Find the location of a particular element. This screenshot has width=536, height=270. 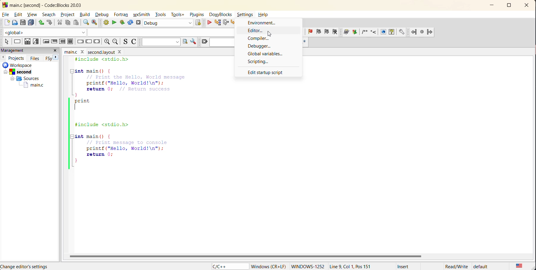

open is located at coordinates (15, 23).